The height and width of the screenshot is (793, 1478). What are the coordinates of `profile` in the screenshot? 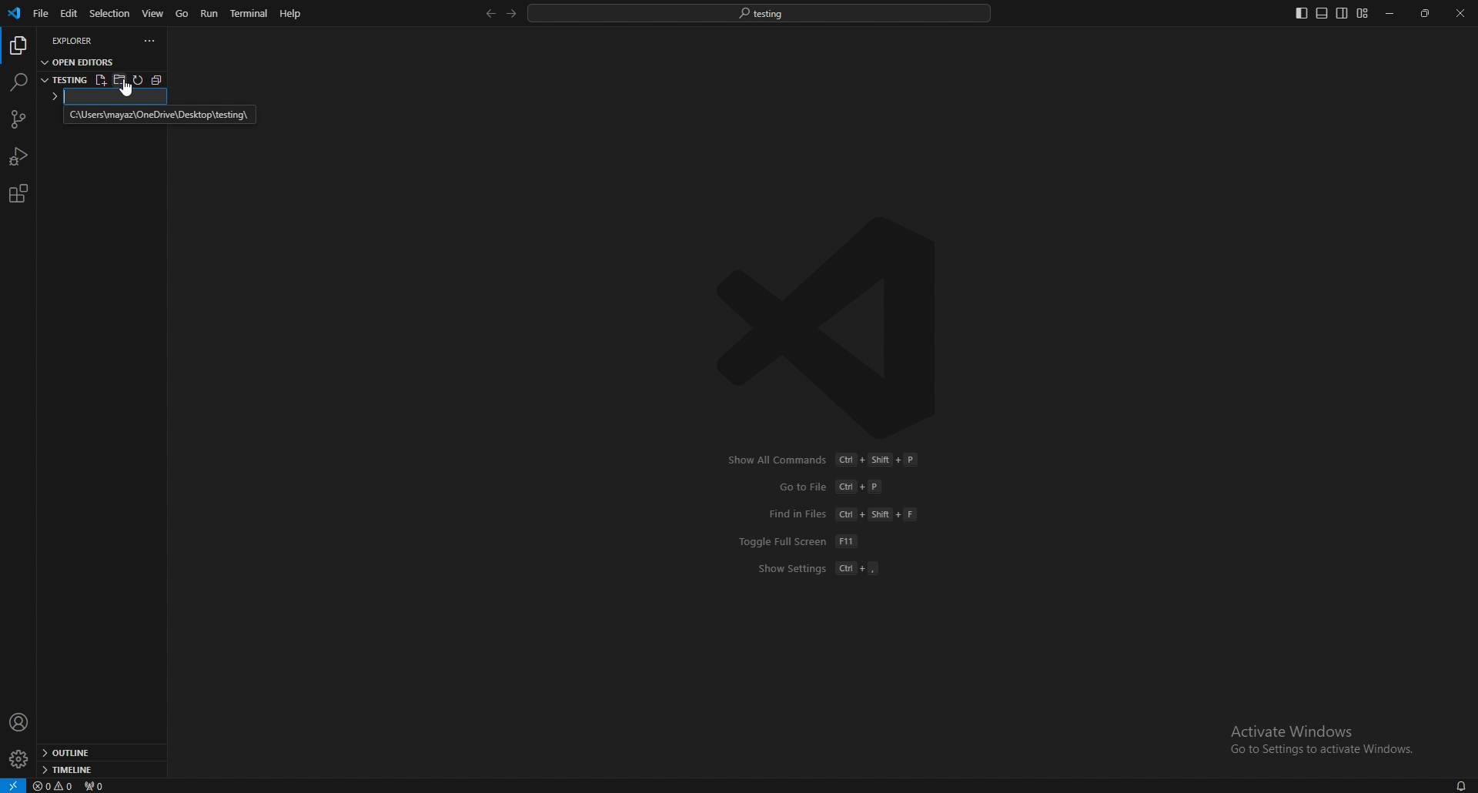 It's located at (19, 722).